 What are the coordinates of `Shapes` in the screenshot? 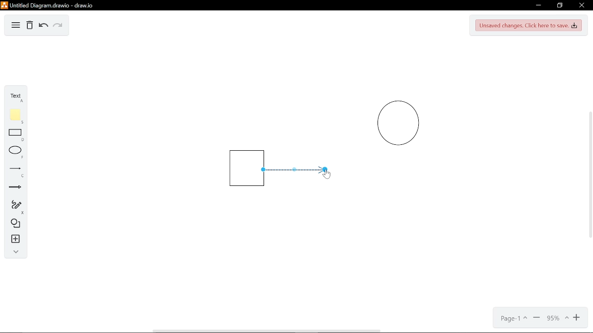 It's located at (12, 223).